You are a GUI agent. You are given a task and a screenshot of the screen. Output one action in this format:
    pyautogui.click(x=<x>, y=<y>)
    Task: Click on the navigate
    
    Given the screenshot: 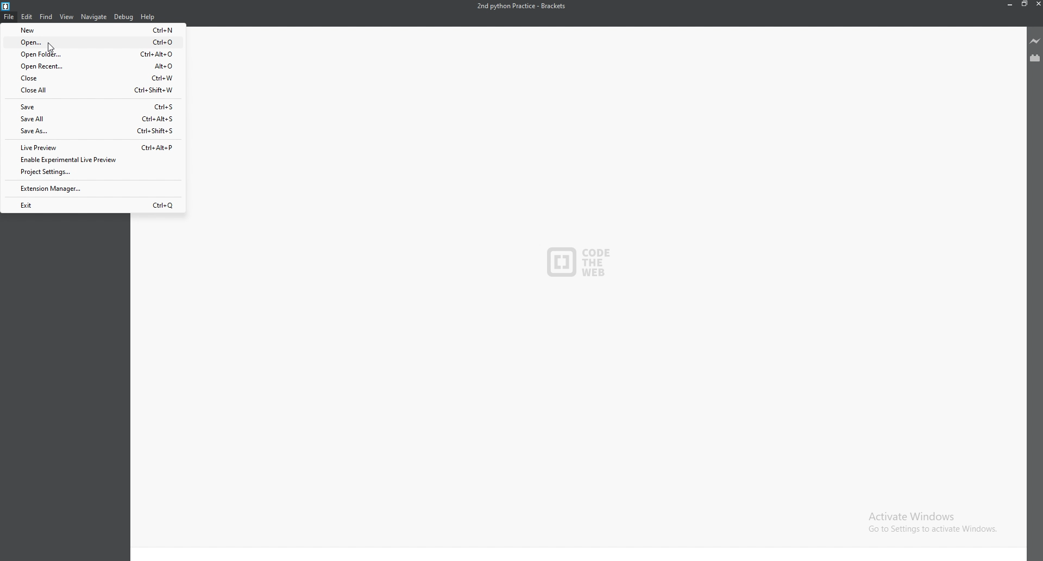 What is the action you would take?
    pyautogui.click(x=95, y=17)
    